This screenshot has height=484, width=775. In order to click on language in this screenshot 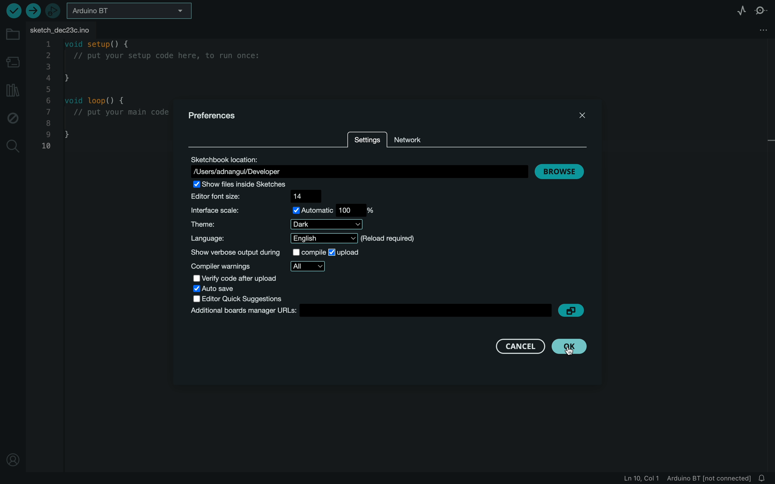, I will do `click(307, 238)`.